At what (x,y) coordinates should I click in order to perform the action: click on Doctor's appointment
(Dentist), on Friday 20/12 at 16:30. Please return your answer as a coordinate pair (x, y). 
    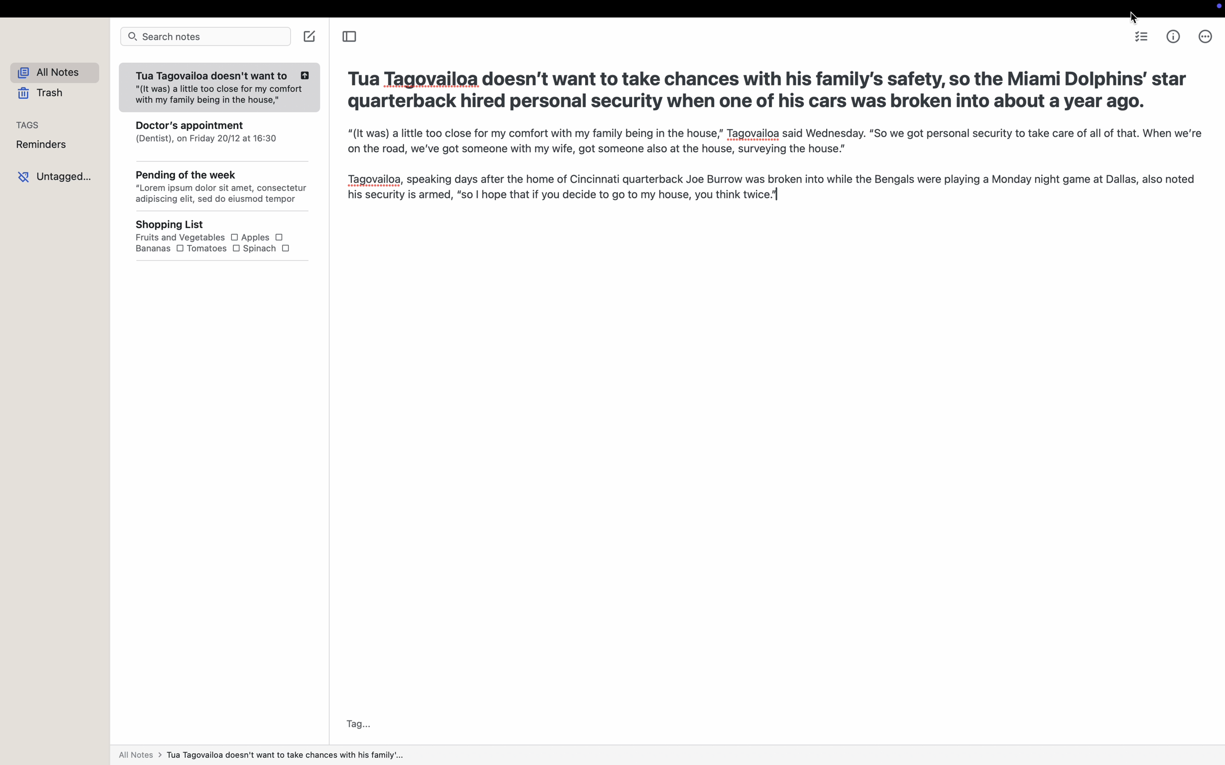
    Looking at the image, I should click on (221, 137).